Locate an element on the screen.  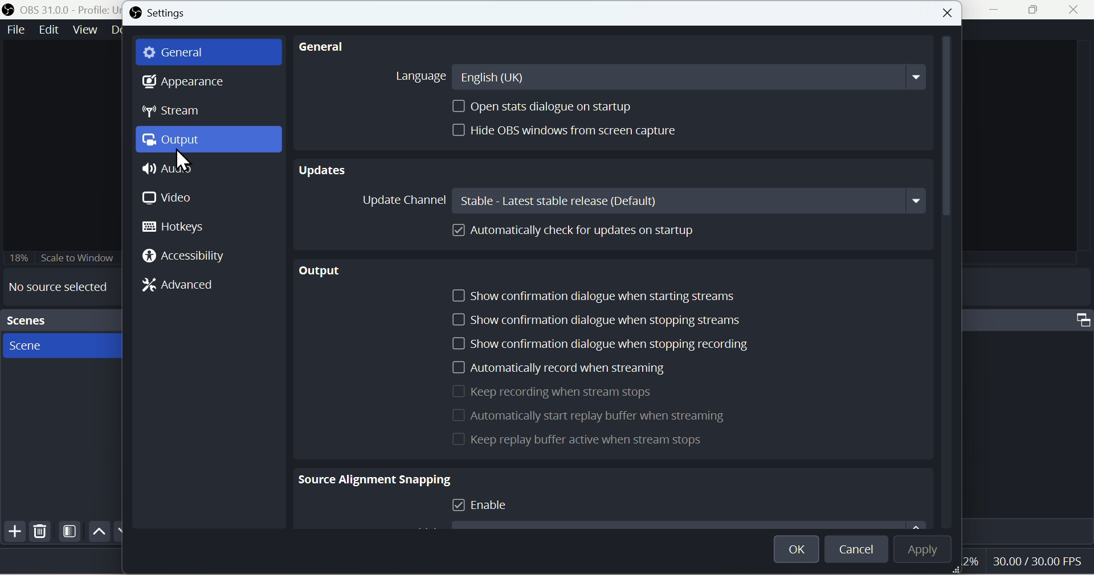
Langugae is located at coordinates (645, 77).